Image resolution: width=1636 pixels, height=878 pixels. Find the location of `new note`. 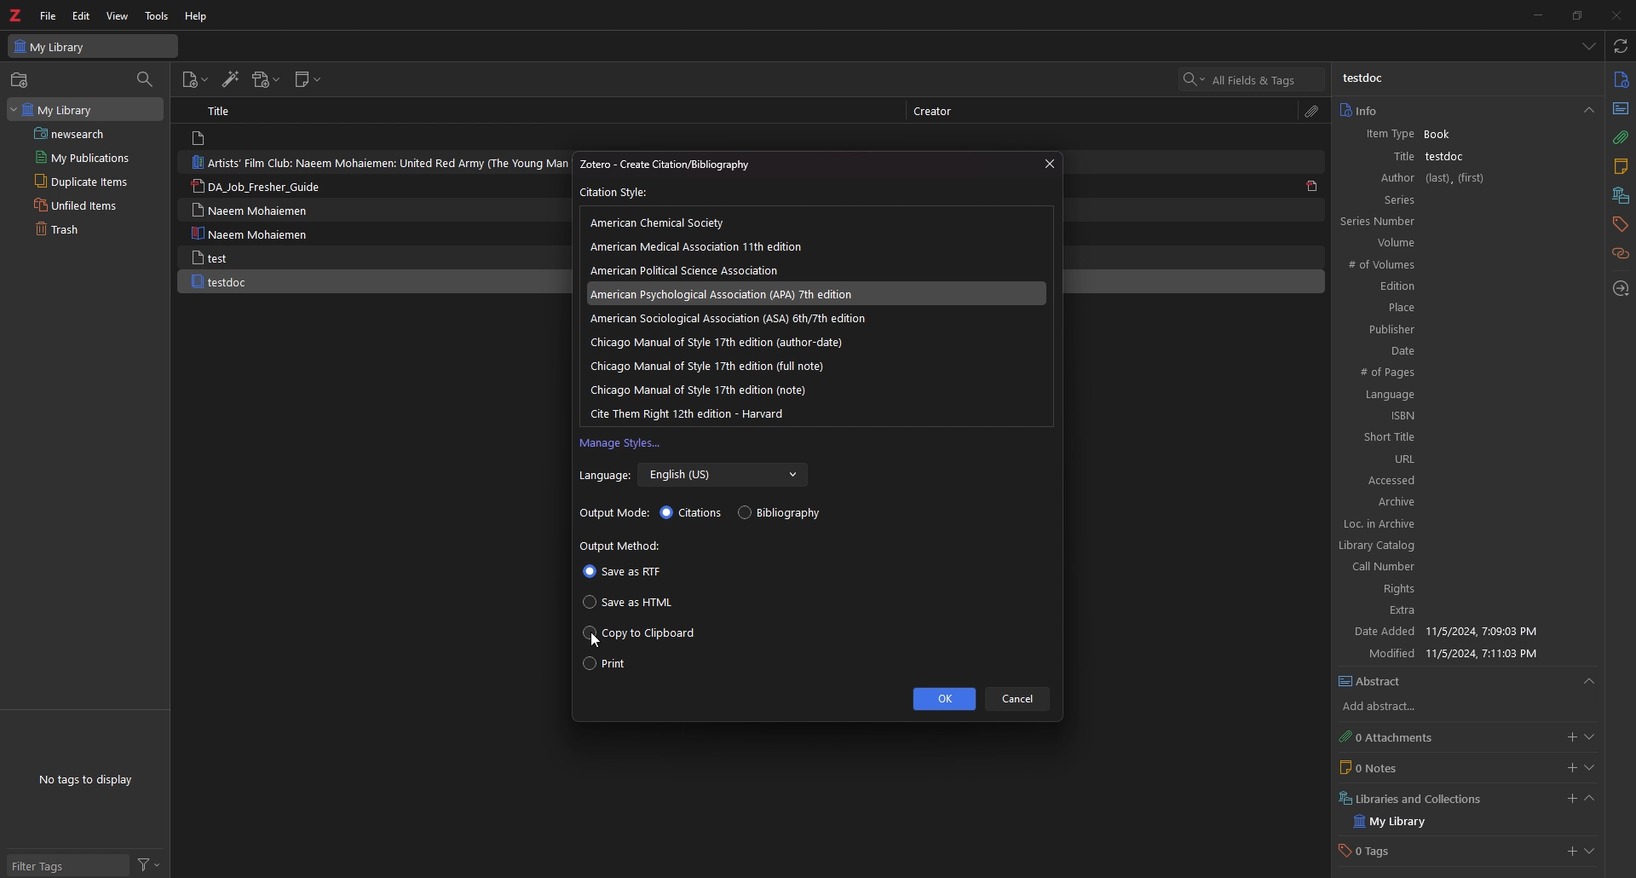

new note is located at coordinates (308, 80).